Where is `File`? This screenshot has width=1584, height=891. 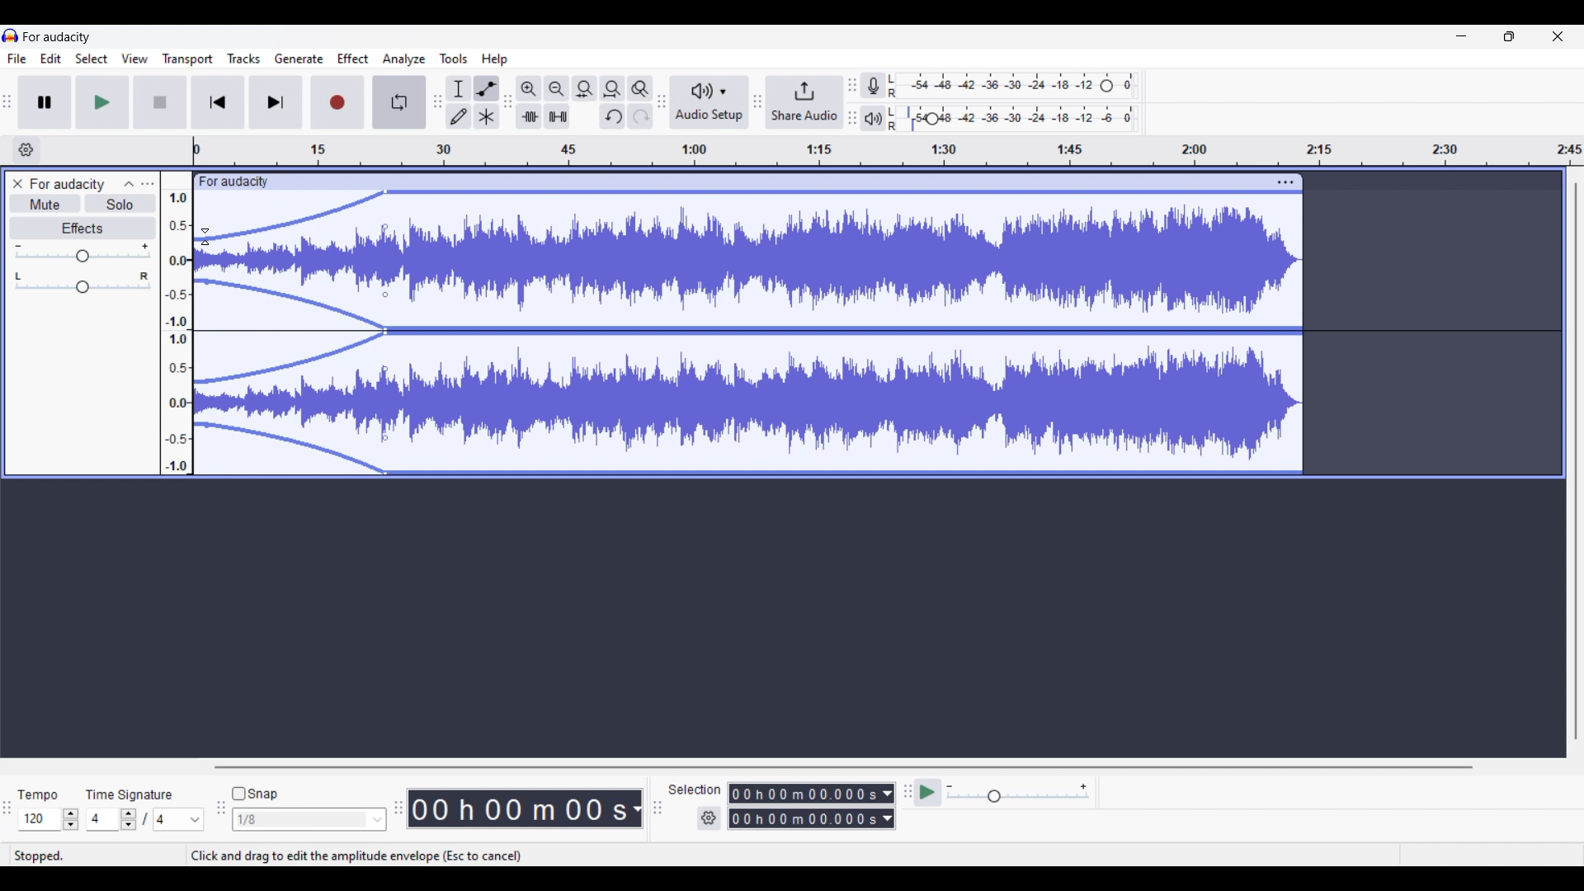 File is located at coordinates (17, 59).